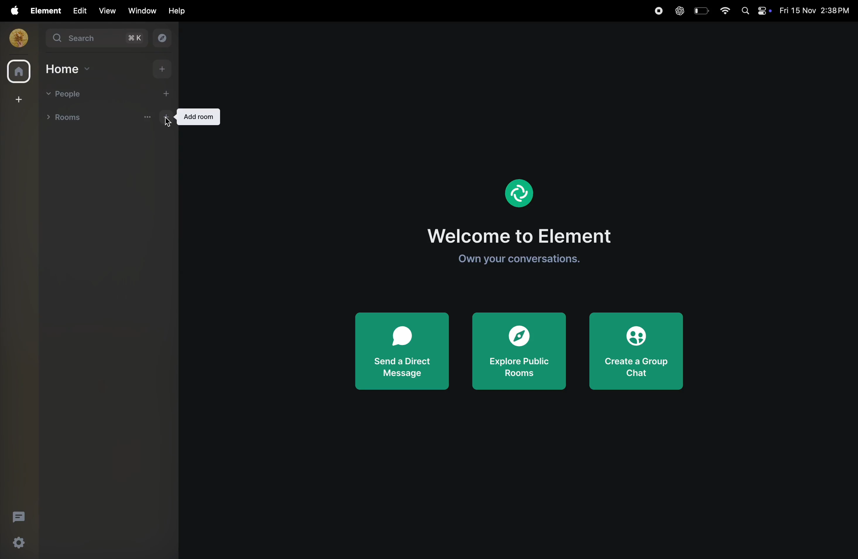 The width and height of the screenshot is (858, 559). I want to click on window, so click(143, 10).